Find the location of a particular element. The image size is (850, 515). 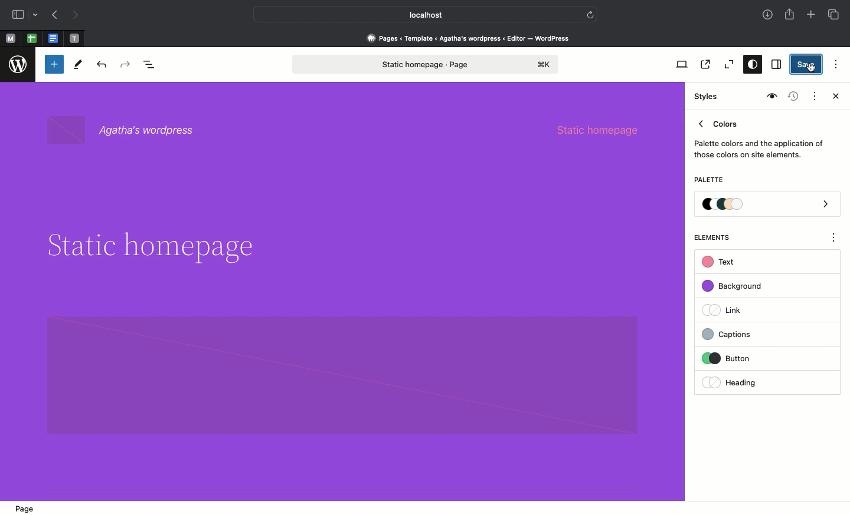

Text is located at coordinates (720, 262).